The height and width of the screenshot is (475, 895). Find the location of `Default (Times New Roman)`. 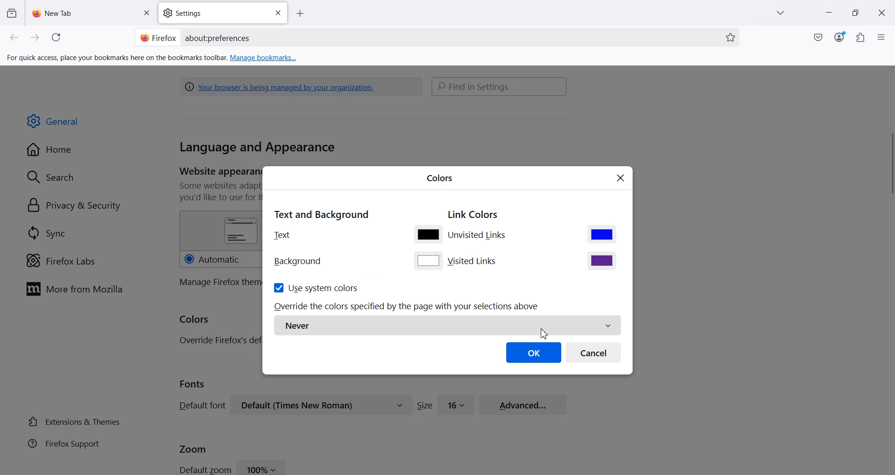

Default (Times New Roman) is located at coordinates (321, 405).